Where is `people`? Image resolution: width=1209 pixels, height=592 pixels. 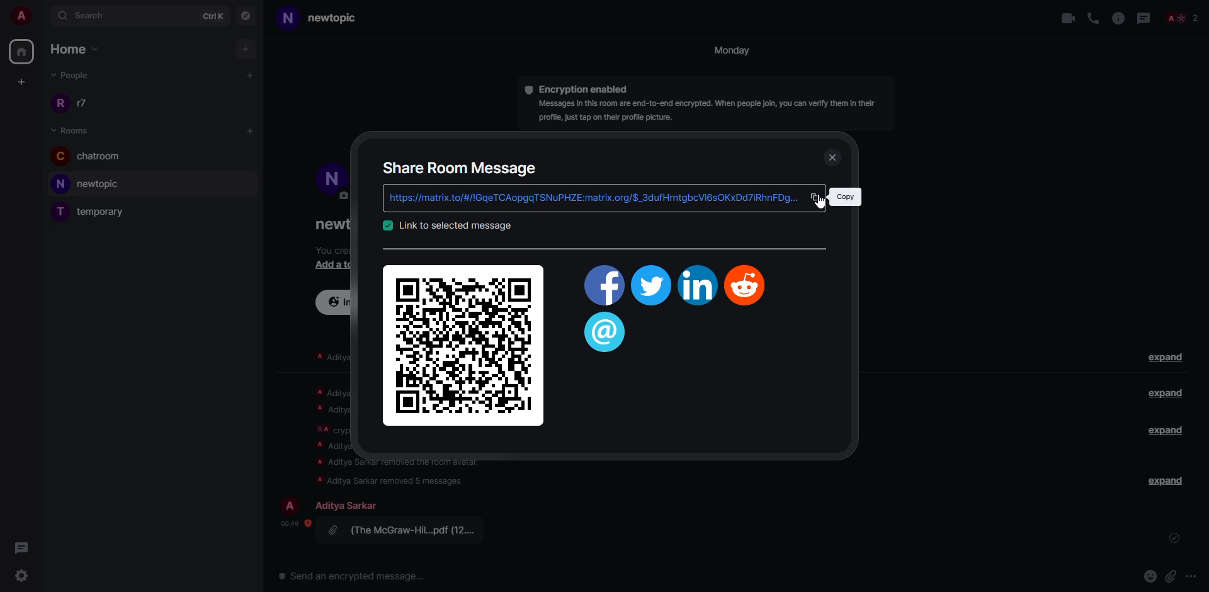
people is located at coordinates (349, 505).